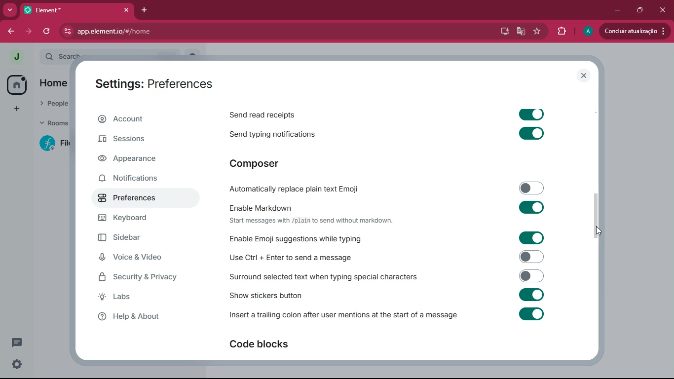  What do you see at coordinates (384, 294) in the screenshot?
I see `show stickers button` at bounding box center [384, 294].